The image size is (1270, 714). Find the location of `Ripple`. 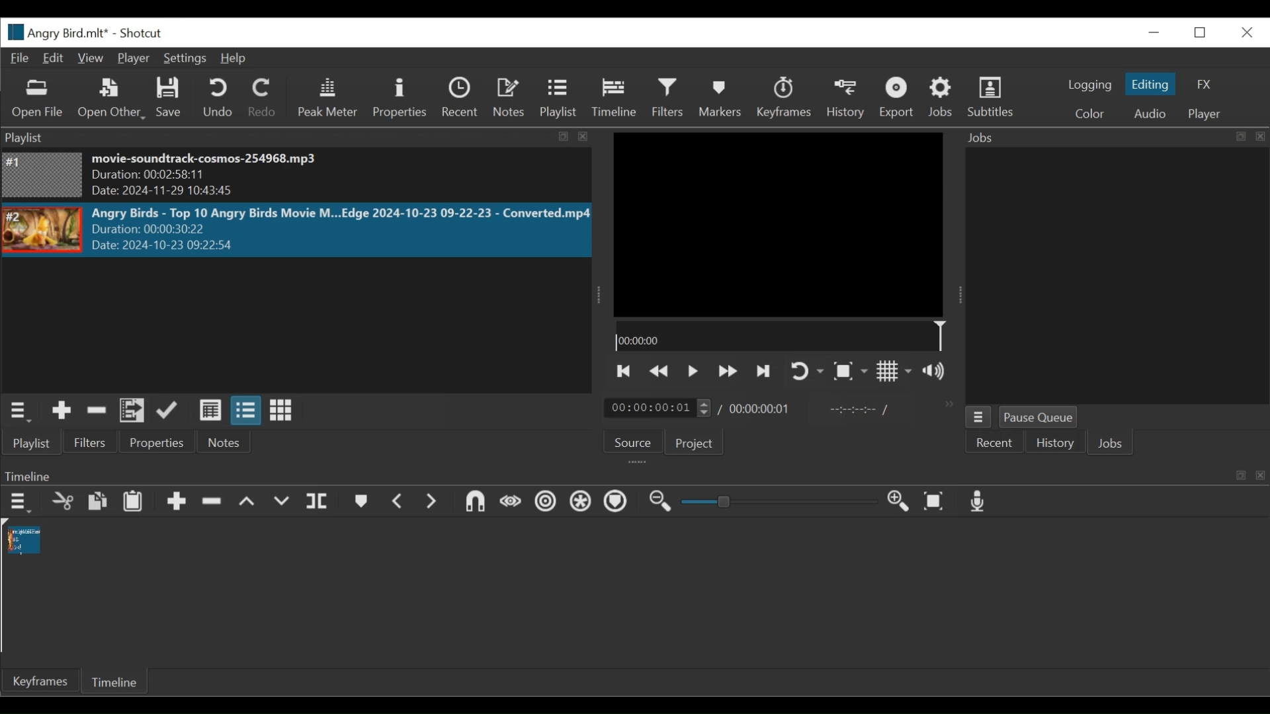

Ripple is located at coordinates (545, 504).